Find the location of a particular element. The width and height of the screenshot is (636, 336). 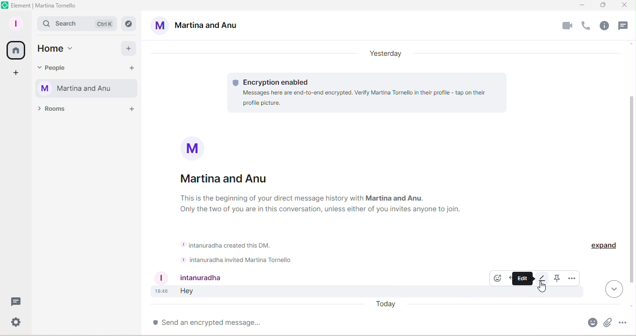

Profile  is located at coordinates (18, 22).